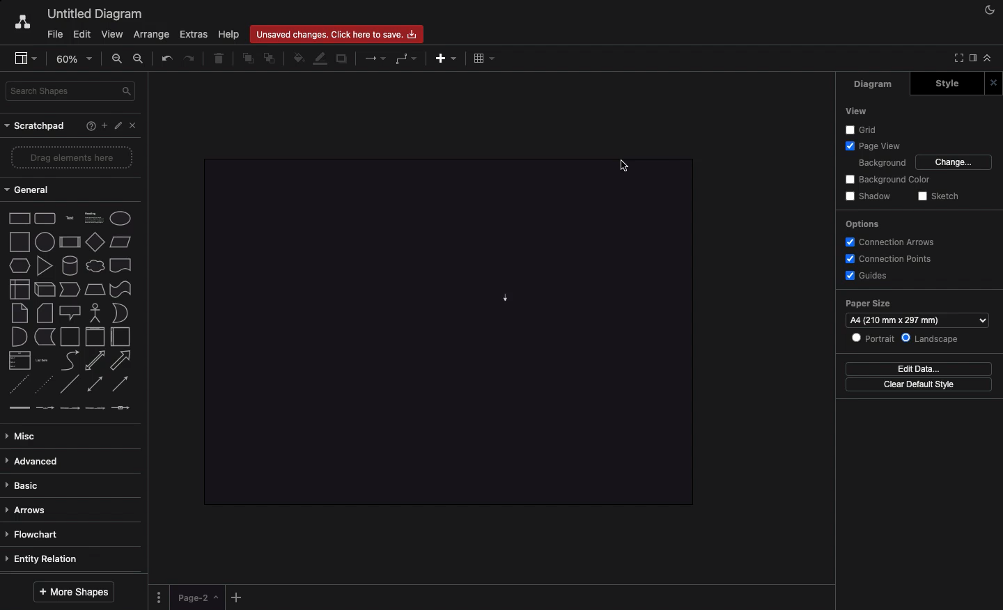  I want to click on Add, so click(446, 58).